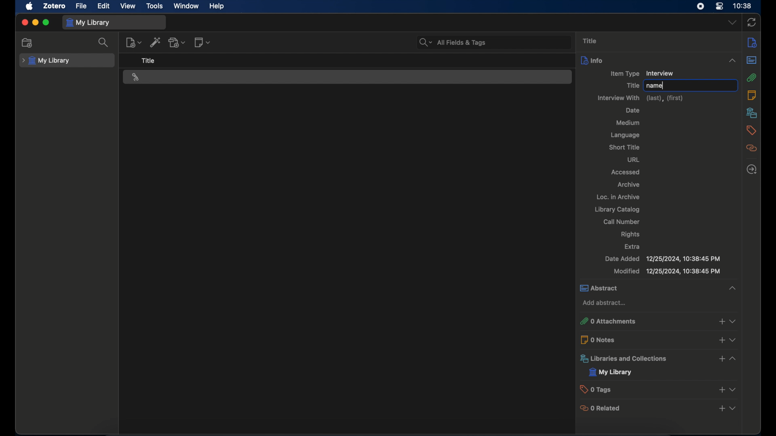  What do you see at coordinates (626, 172) in the screenshot?
I see `accessed` at bounding box center [626, 172].